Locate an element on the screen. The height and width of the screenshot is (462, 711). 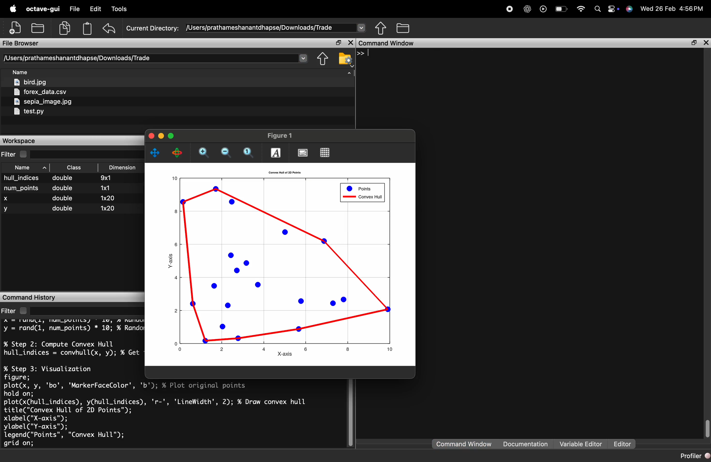
test.py is located at coordinates (29, 112).